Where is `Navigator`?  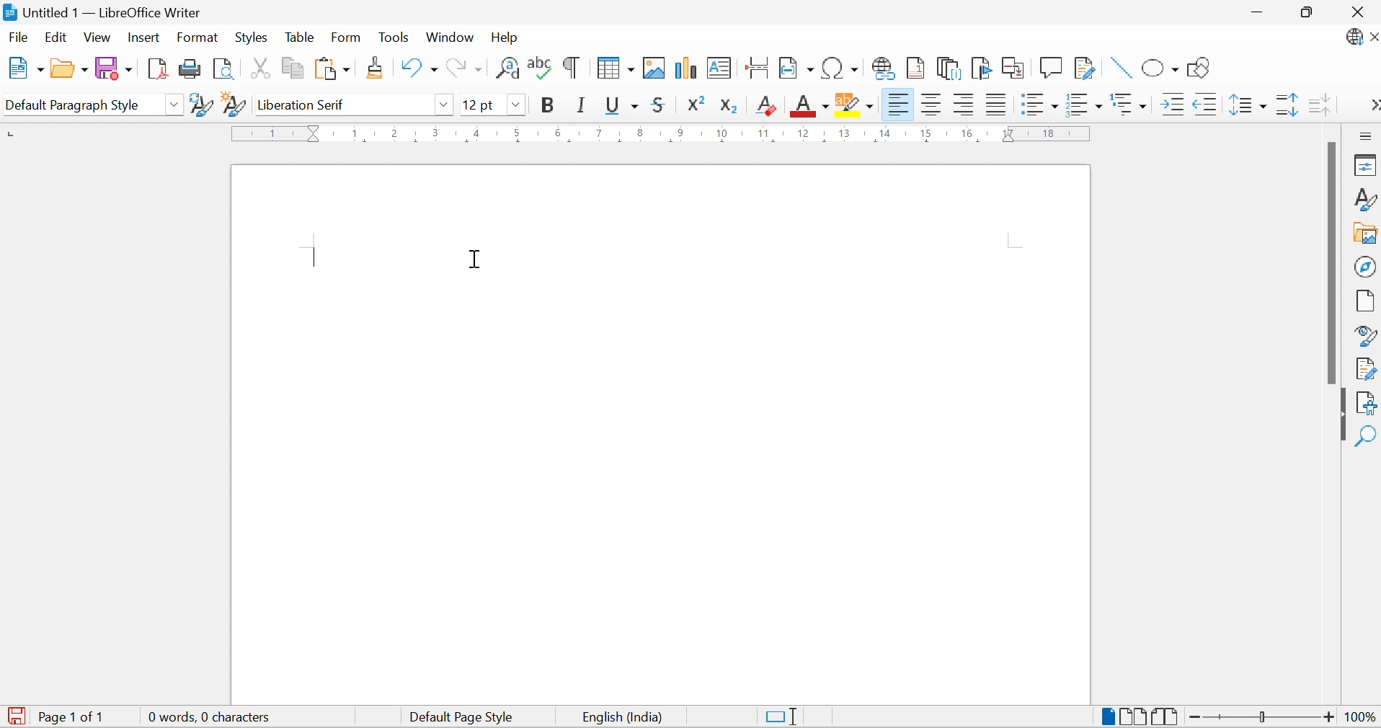
Navigator is located at coordinates (1365, 266).